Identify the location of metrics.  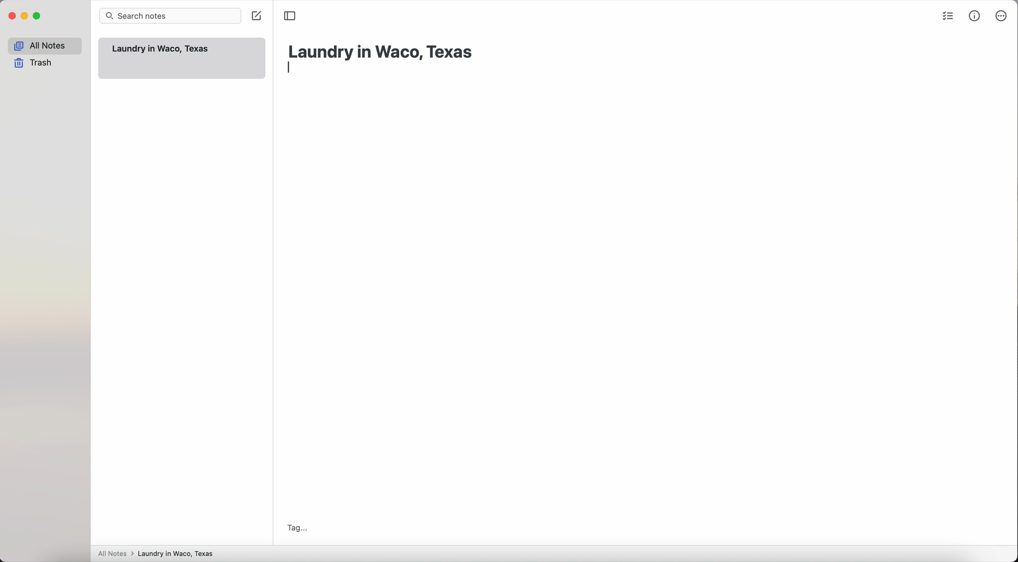
(975, 15).